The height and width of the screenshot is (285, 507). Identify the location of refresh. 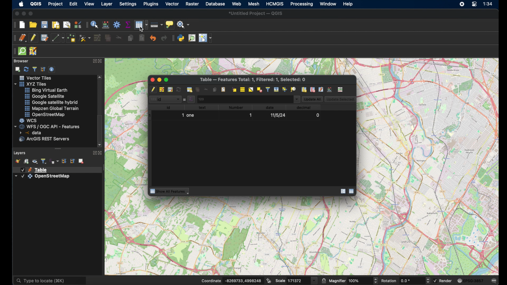
(26, 69).